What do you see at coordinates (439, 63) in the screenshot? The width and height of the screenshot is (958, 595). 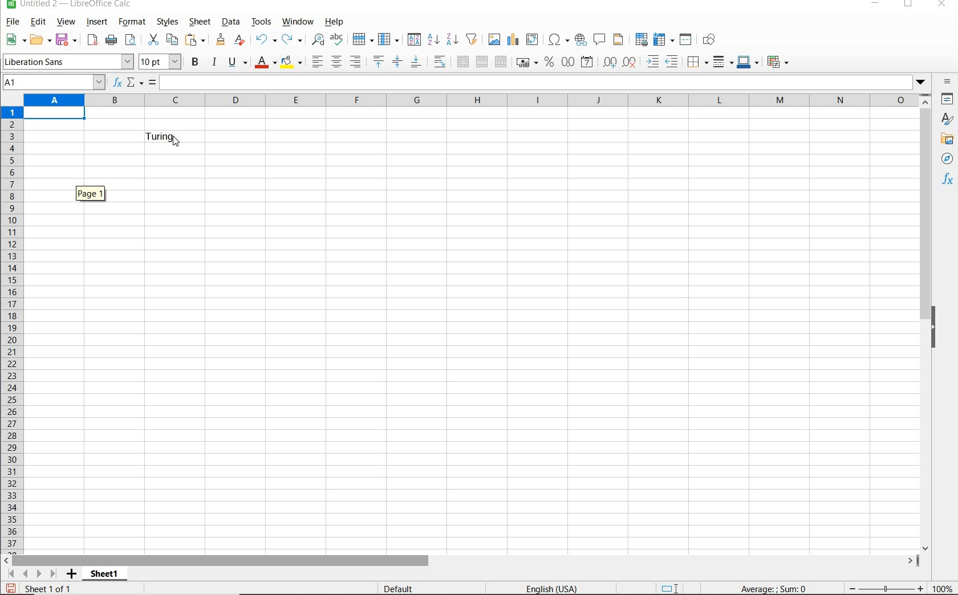 I see `WRAP TEXT` at bounding box center [439, 63].